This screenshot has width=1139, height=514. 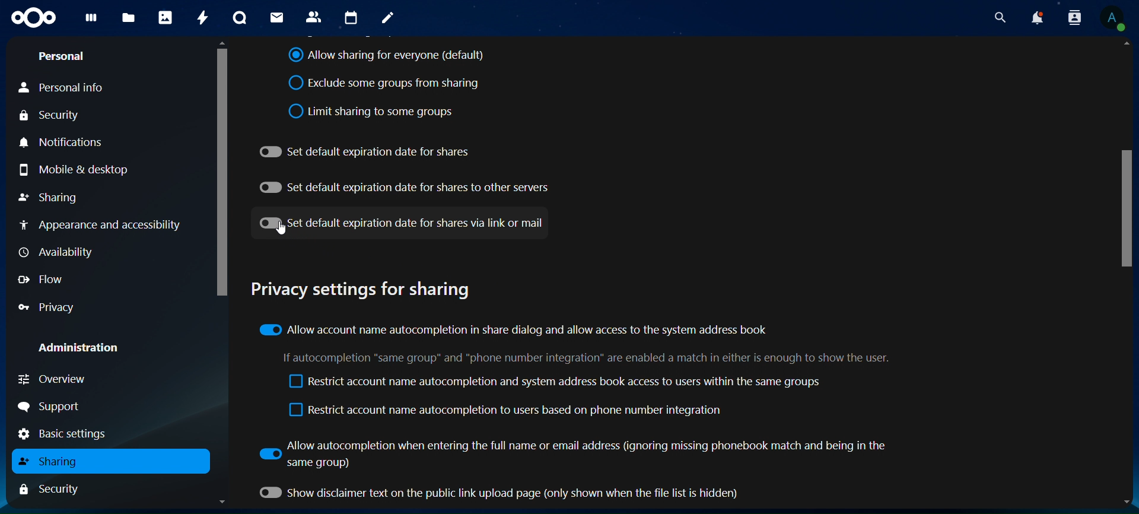 I want to click on support, so click(x=52, y=407).